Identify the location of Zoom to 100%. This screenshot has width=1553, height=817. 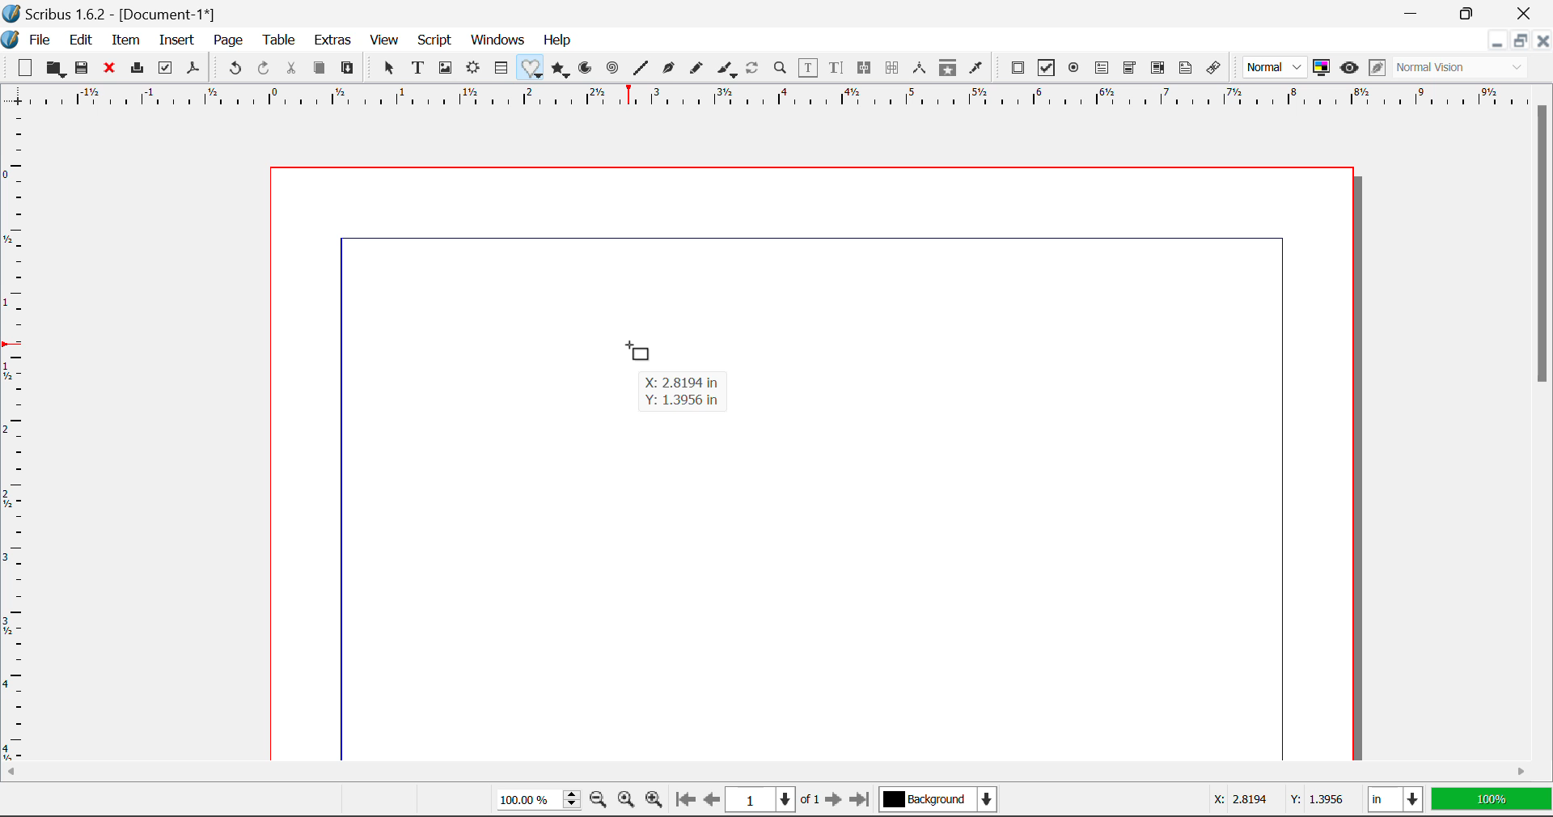
(624, 802).